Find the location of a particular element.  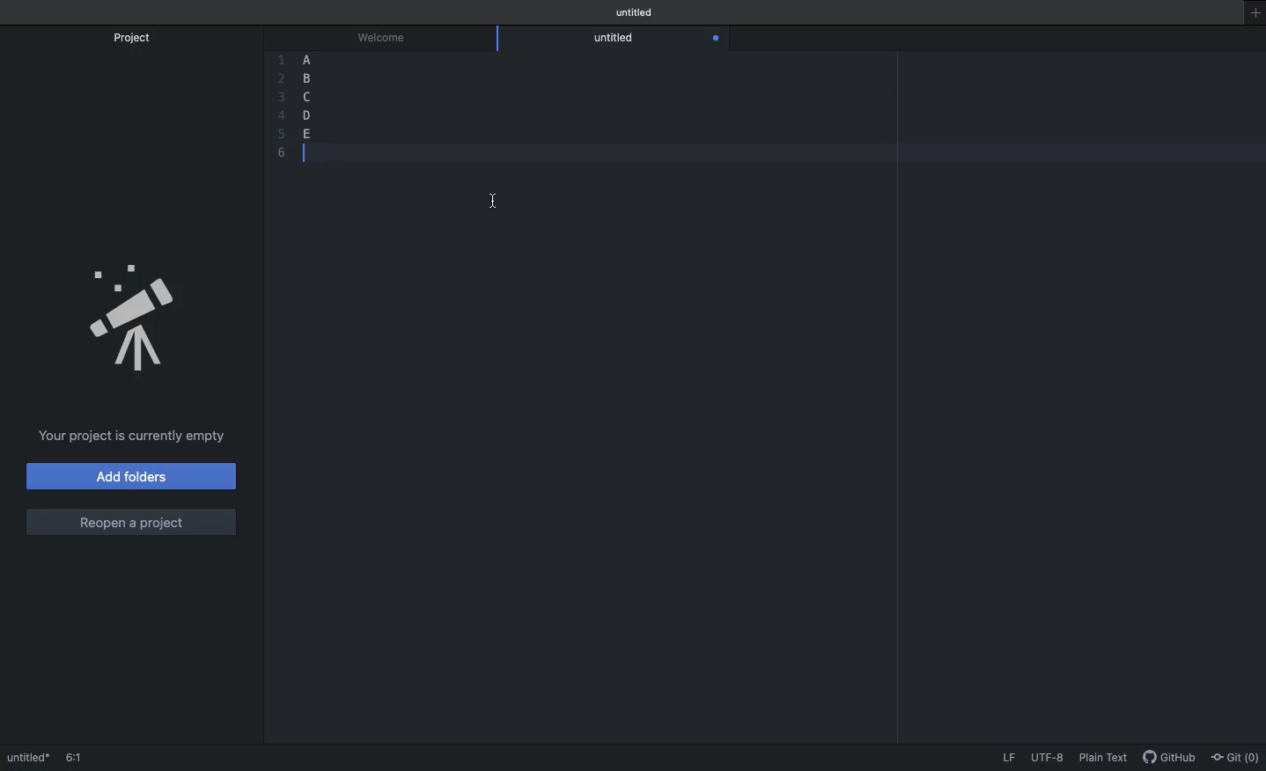

1
2
3
4
5
6 is located at coordinates (280, 104).